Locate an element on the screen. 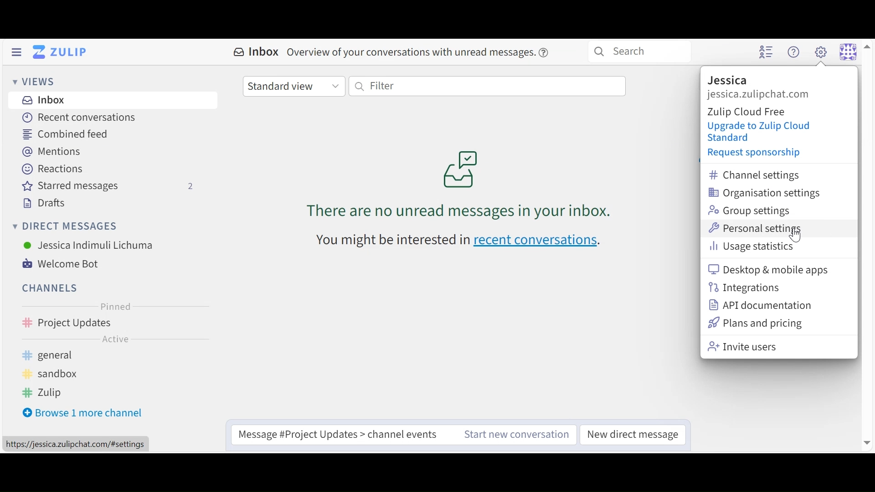  Reactions is located at coordinates (52, 169).